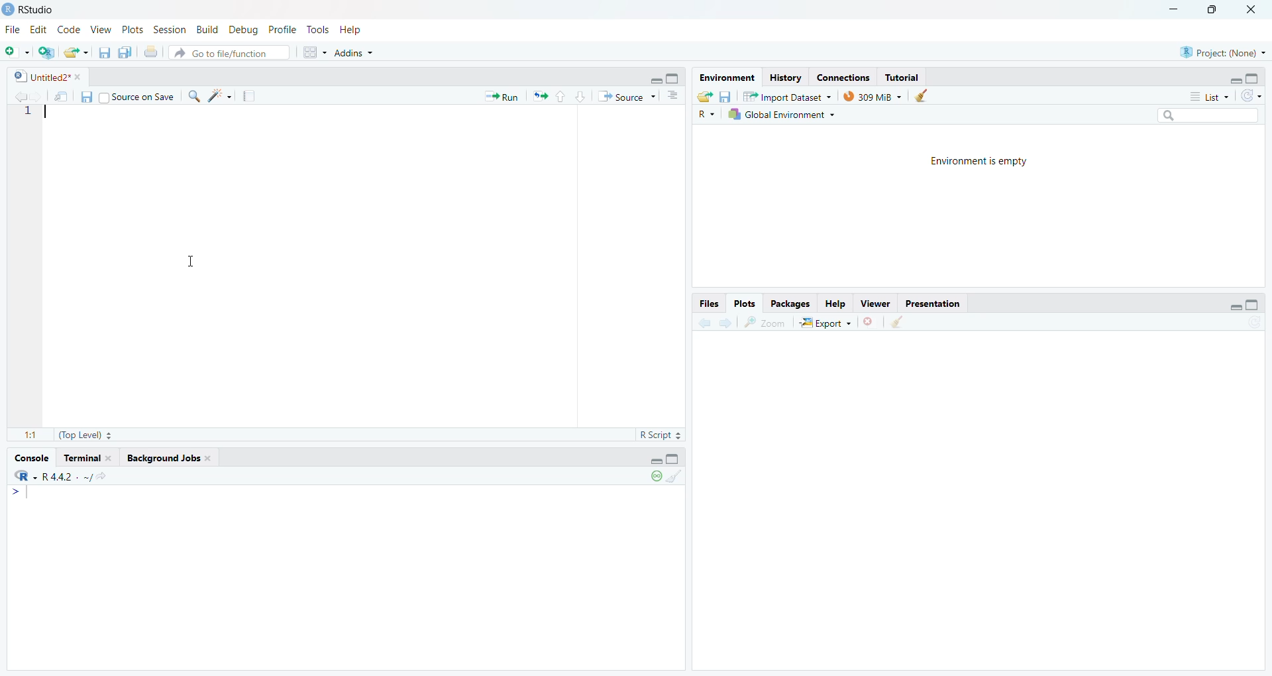  Describe the element at coordinates (355, 55) in the screenshot. I see `Addins ~` at that location.